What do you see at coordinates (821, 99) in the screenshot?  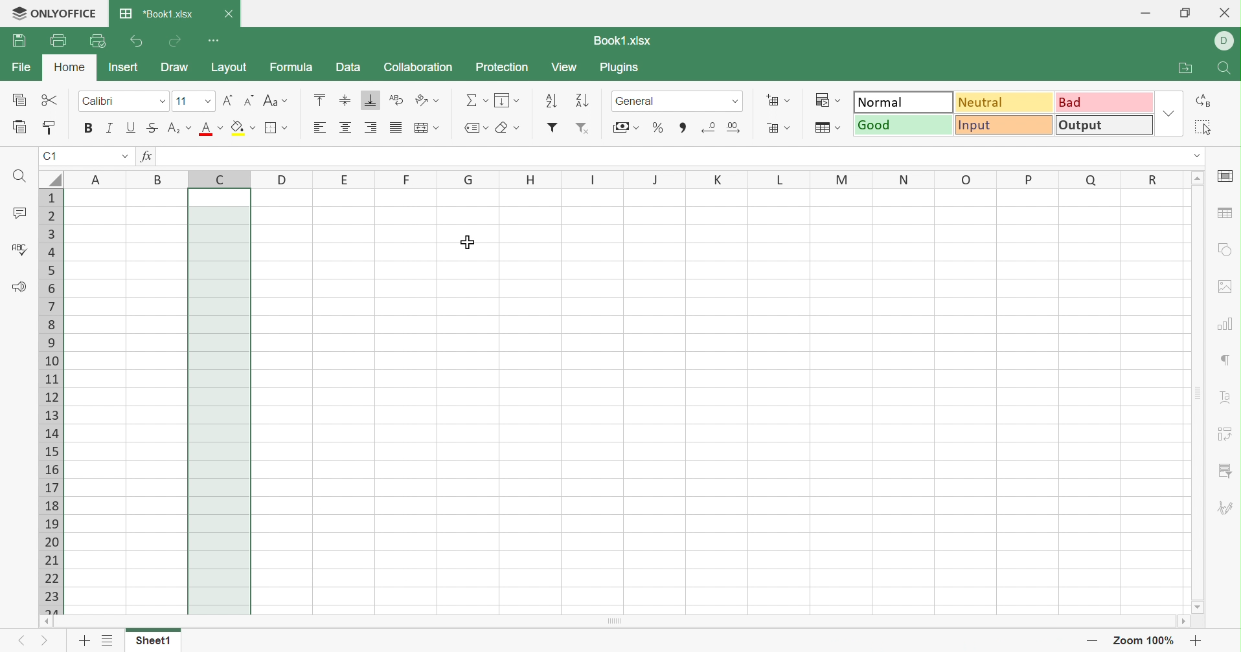 I see `Conditional formatting` at bounding box center [821, 99].